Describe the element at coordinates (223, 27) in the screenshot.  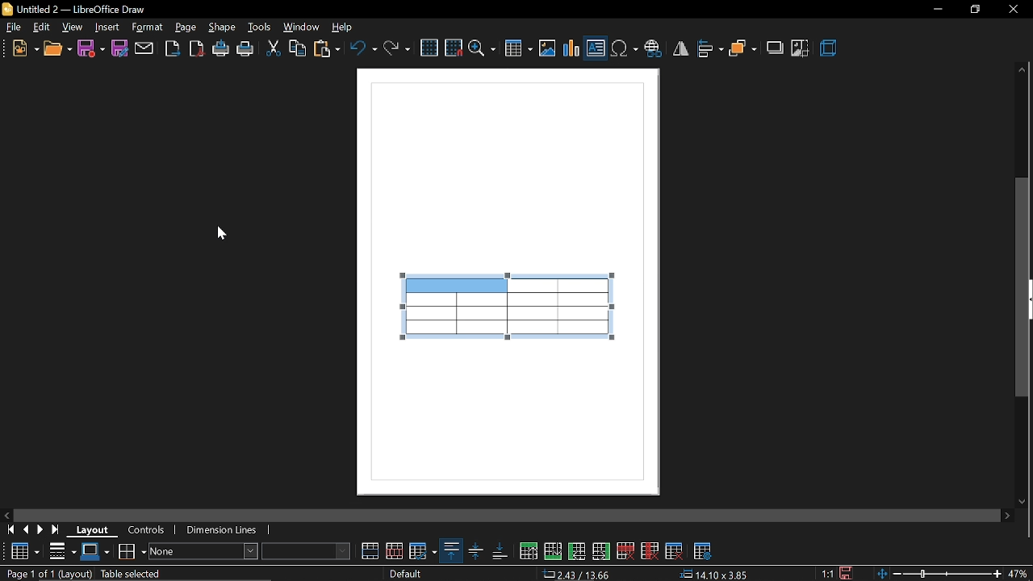
I see `shape` at that location.